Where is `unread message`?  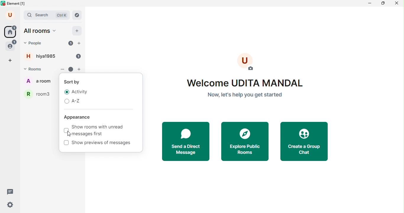
unread message is located at coordinates (71, 70).